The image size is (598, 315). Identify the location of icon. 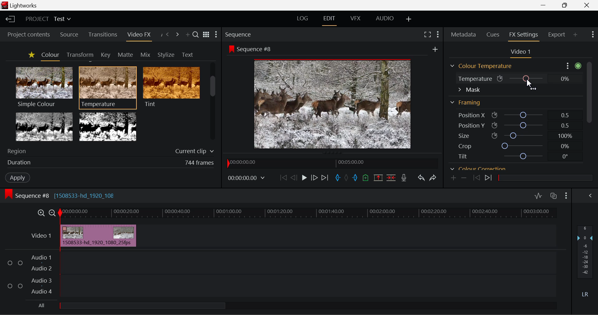
(9, 194).